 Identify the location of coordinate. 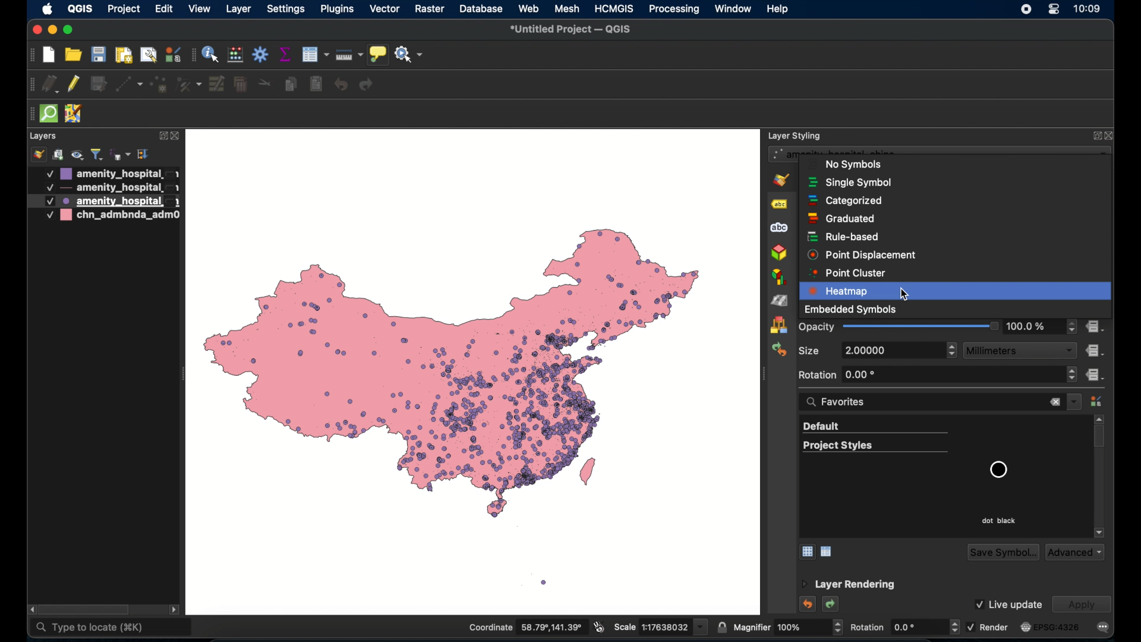
(525, 627).